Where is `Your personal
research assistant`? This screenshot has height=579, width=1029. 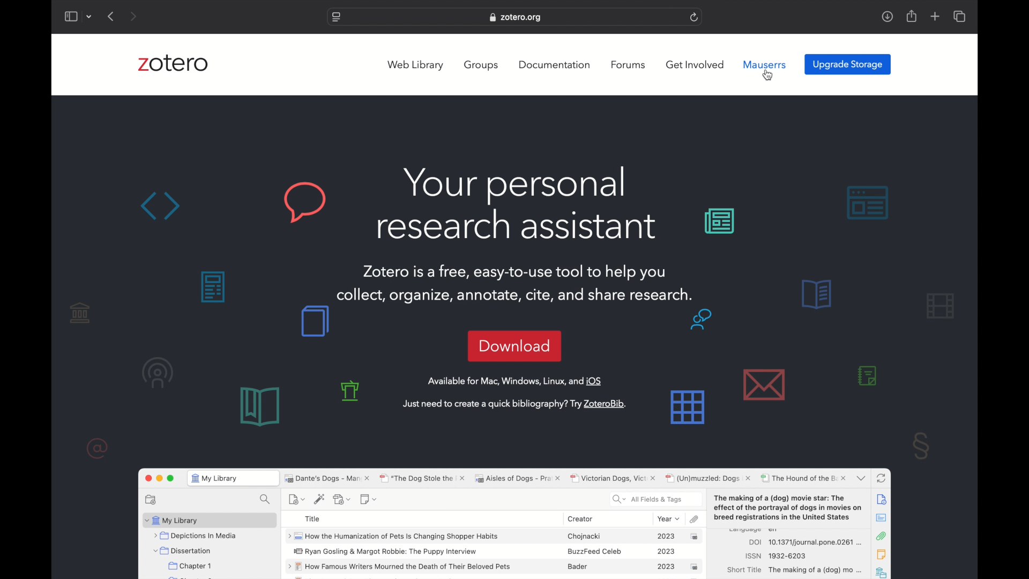 Your personal
research assistant is located at coordinates (520, 202).